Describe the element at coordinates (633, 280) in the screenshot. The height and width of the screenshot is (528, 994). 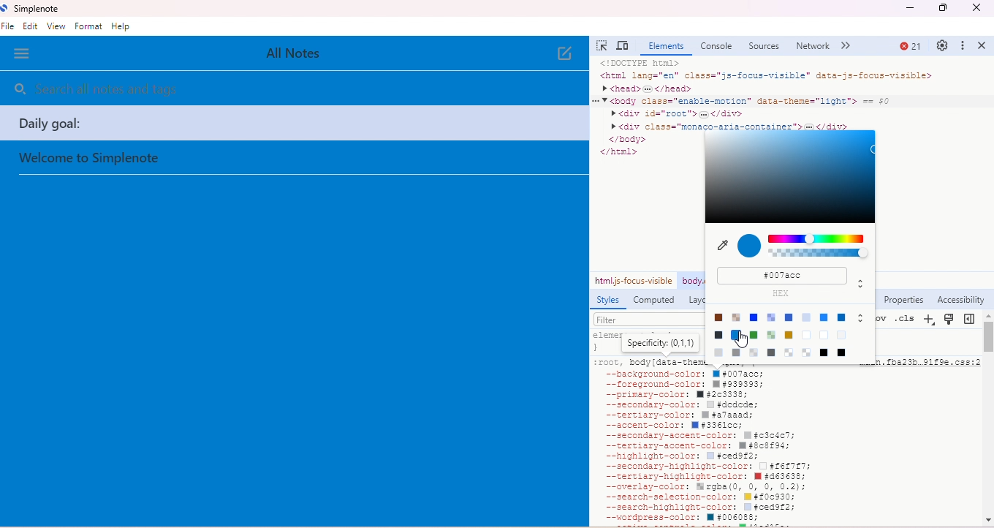
I see `html-js-focus-visible` at that location.